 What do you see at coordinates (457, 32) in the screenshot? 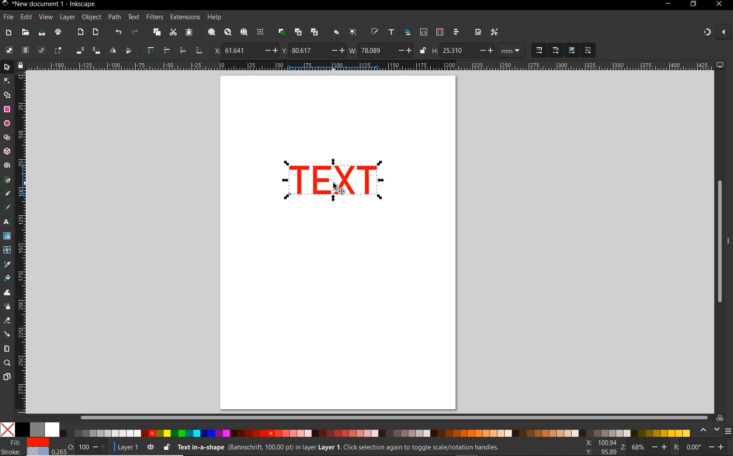
I see `open align and distribute` at bounding box center [457, 32].